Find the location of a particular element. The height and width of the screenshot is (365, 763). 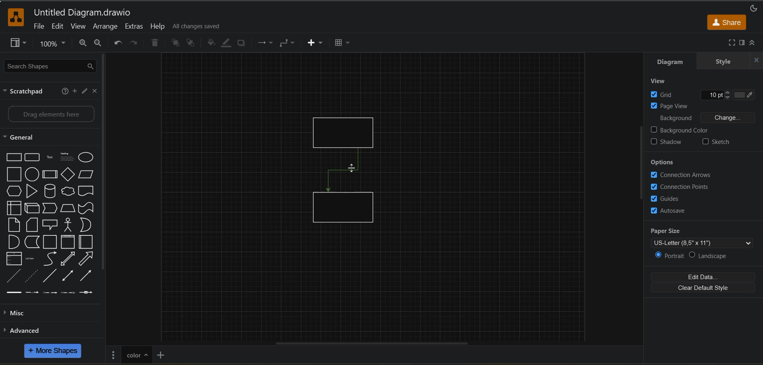

List is located at coordinates (14, 259).